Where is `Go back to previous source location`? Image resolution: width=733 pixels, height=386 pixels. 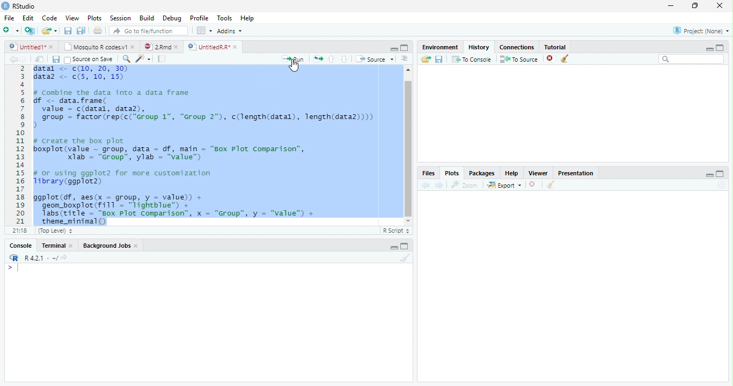
Go back to previous source location is located at coordinates (13, 59).